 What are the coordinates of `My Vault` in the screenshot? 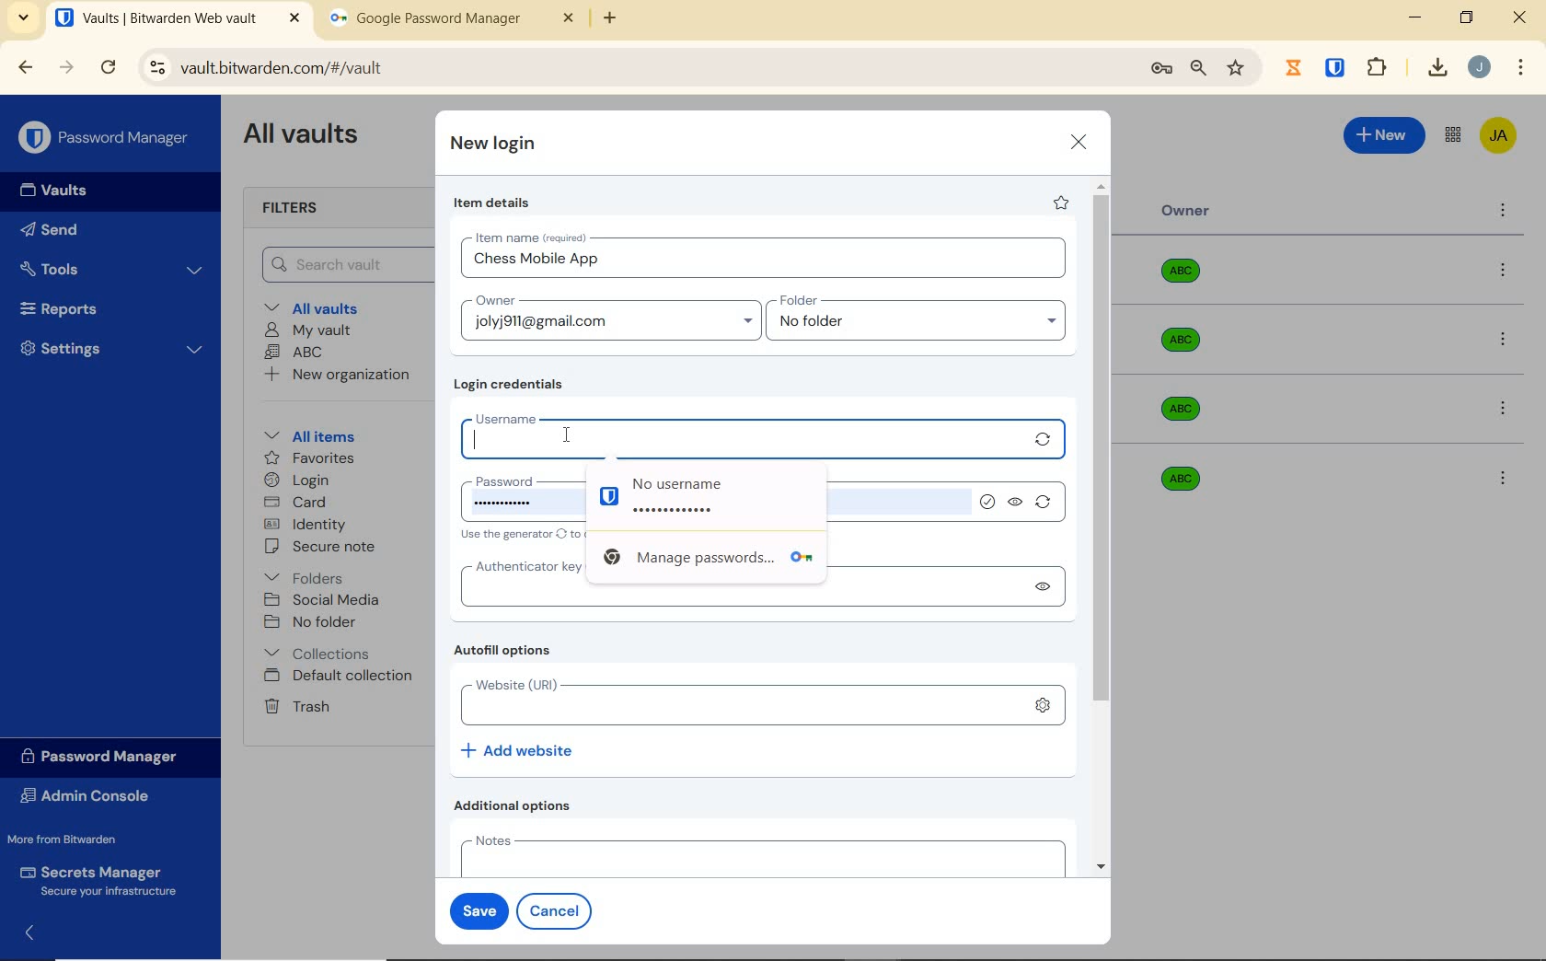 It's located at (308, 330).